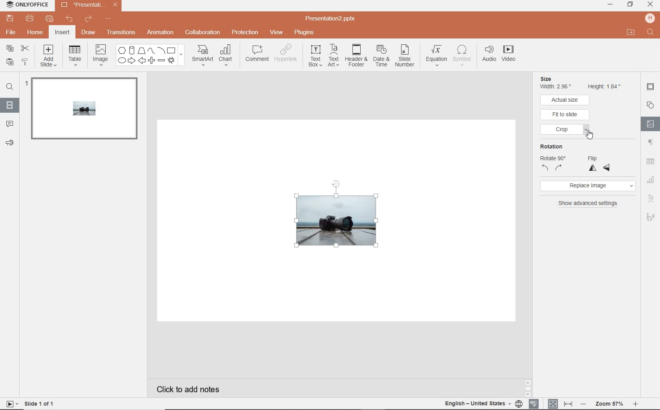 Image resolution: width=660 pixels, height=410 pixels. Describe the element at coordinates (612, 5) in the screenshot. I see `minimize` at that location.